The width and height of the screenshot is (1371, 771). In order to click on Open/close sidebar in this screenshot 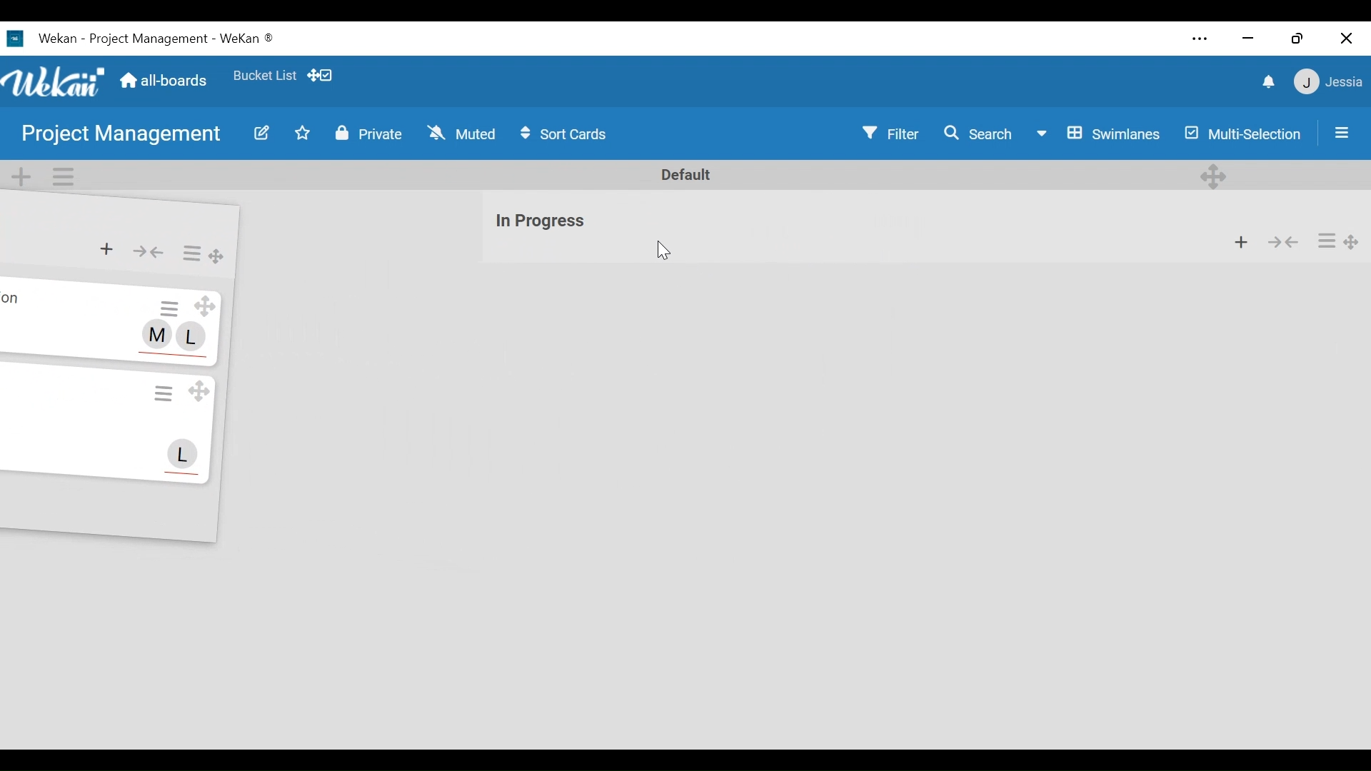, I will do `click(1342, 133)`.